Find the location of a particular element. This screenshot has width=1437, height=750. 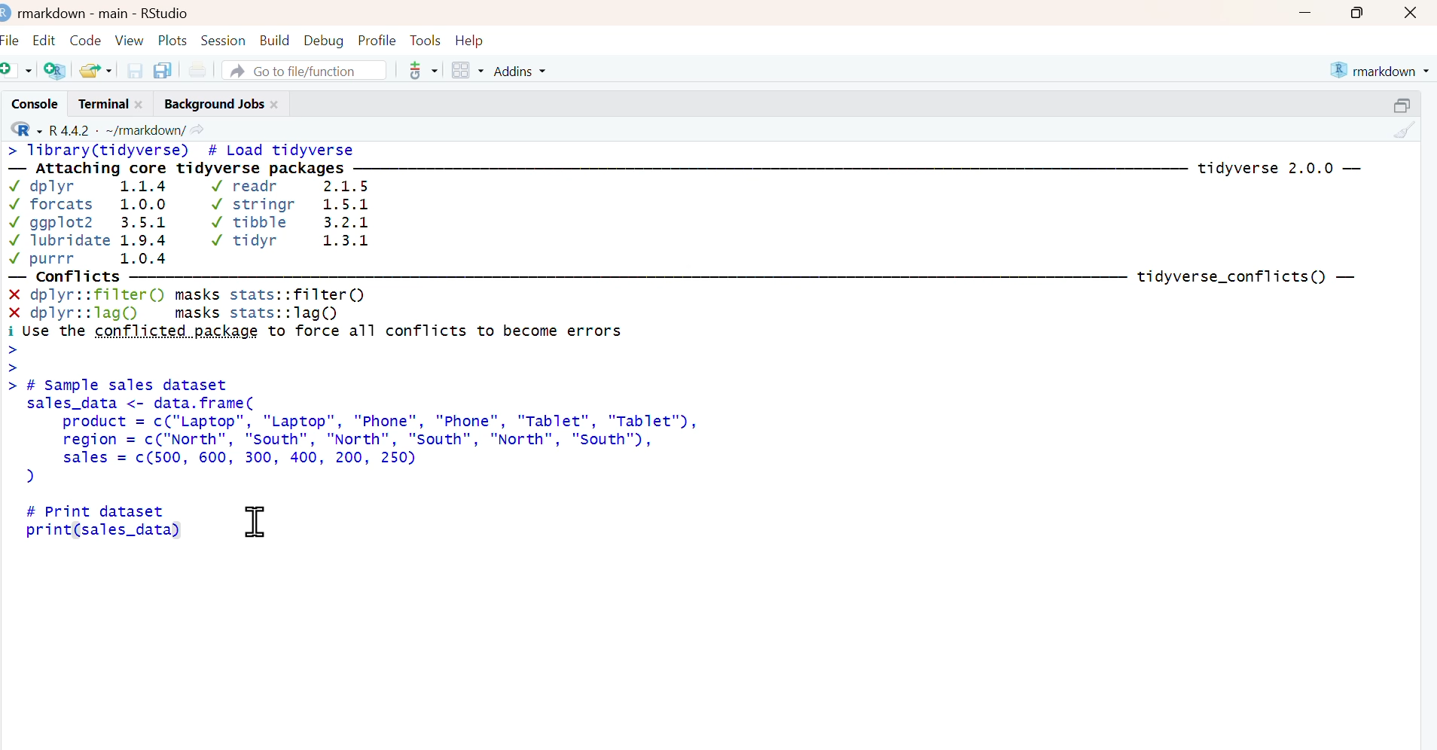

R 4.4.2 is located at coordinates (70, 129).